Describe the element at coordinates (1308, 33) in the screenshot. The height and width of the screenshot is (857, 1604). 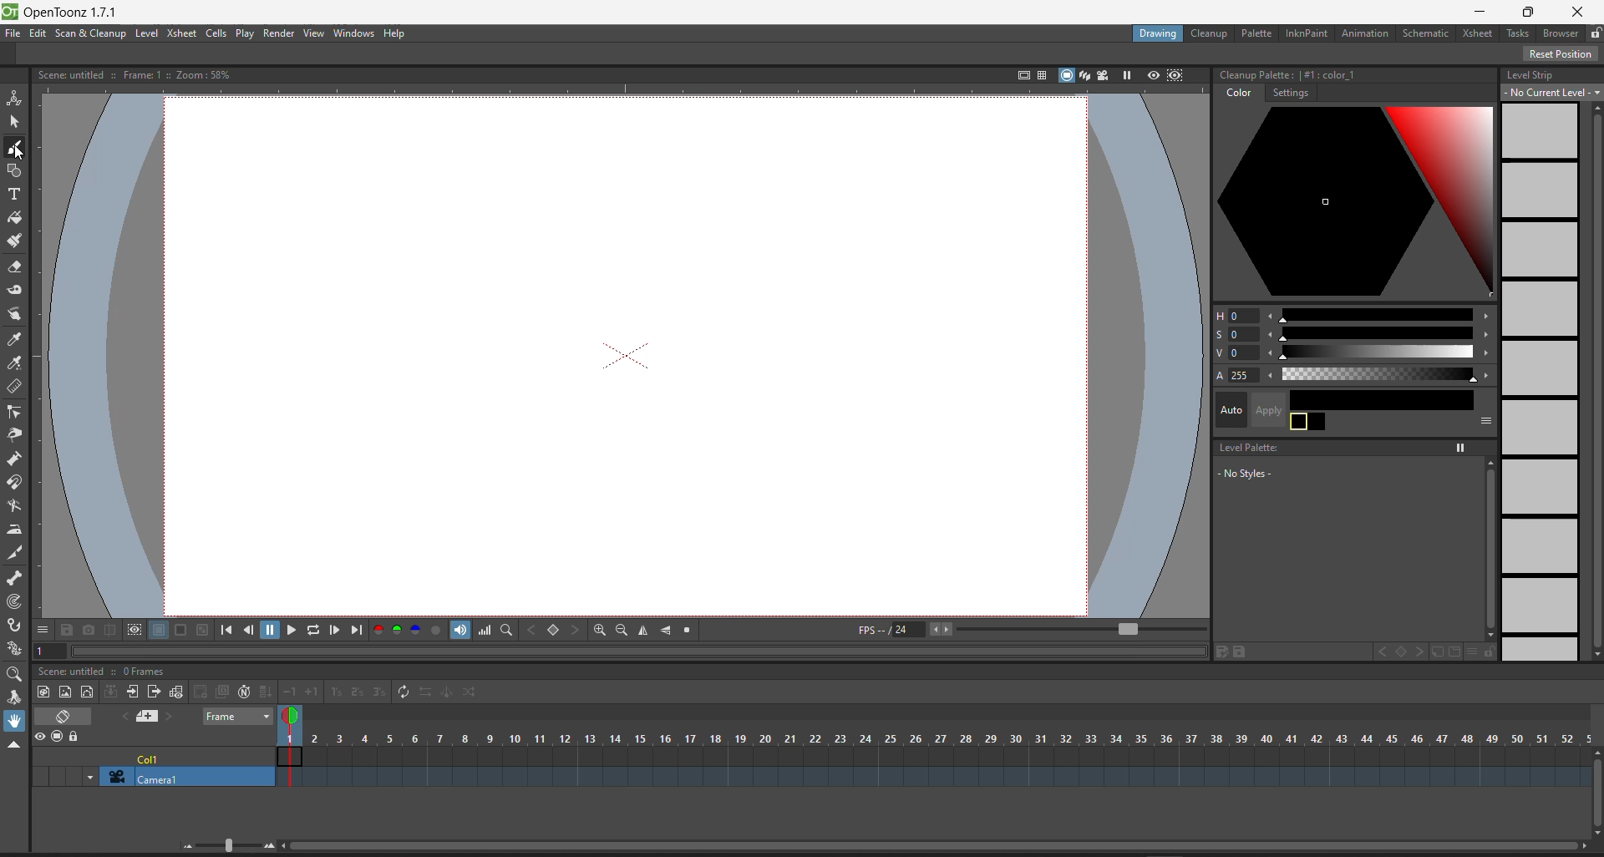
I see `inknpaint` at that location.